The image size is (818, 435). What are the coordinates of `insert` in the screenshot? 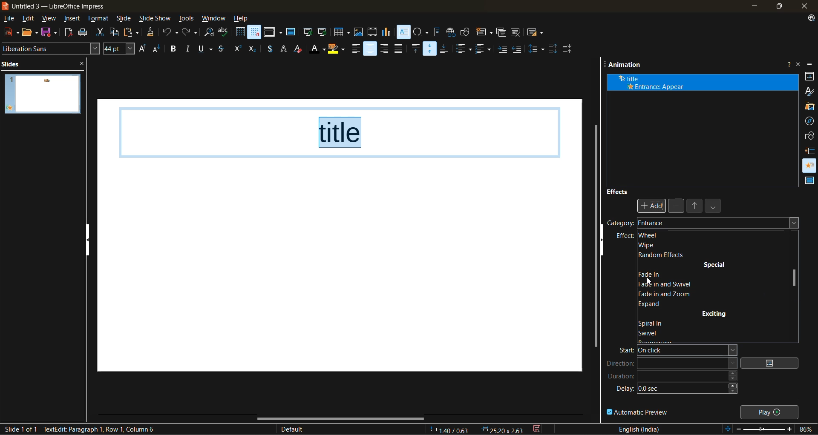 It's located at (74, 20).